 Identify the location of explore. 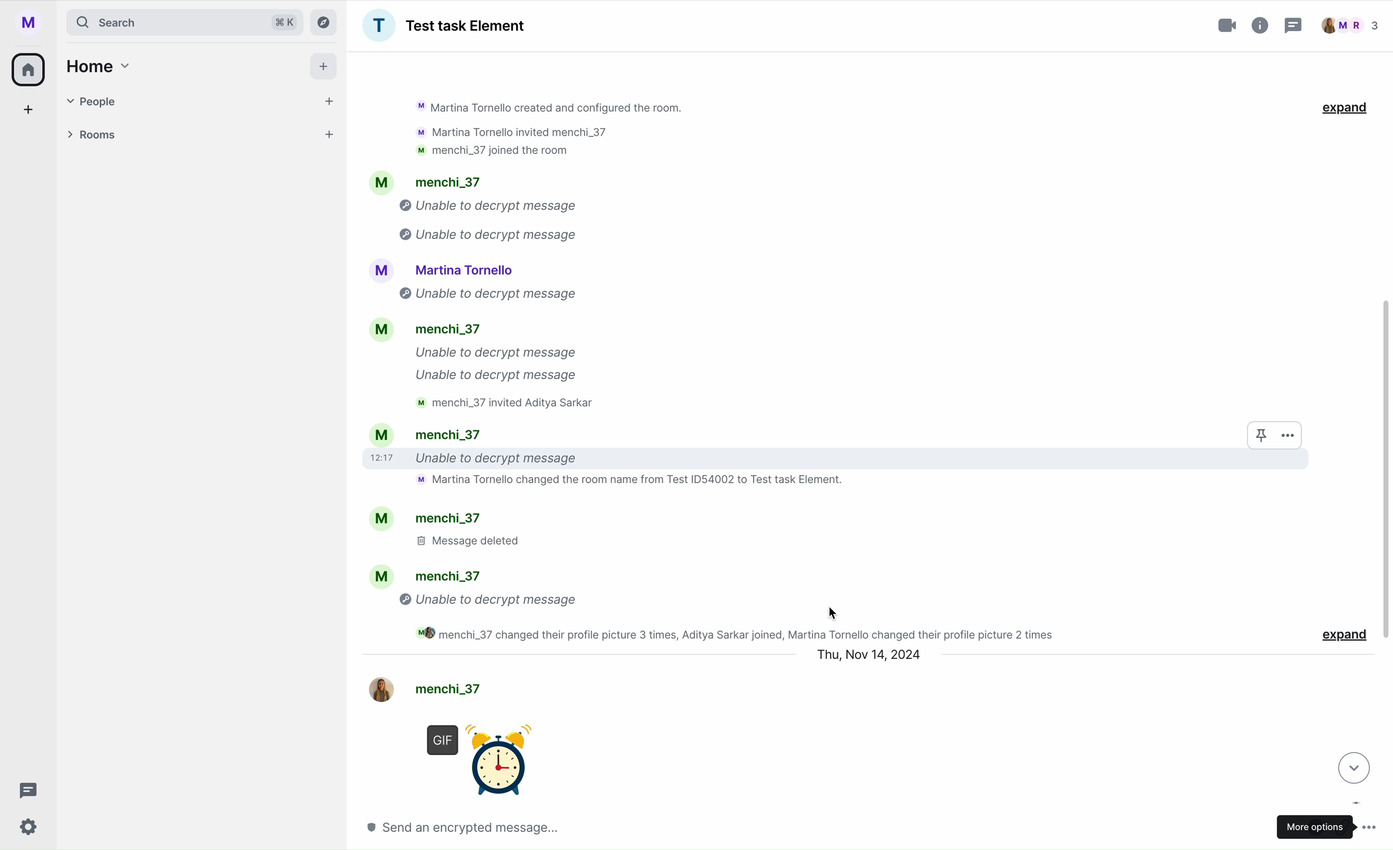
(326, 21).